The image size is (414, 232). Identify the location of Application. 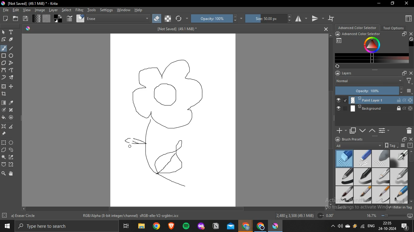
(140, 226).